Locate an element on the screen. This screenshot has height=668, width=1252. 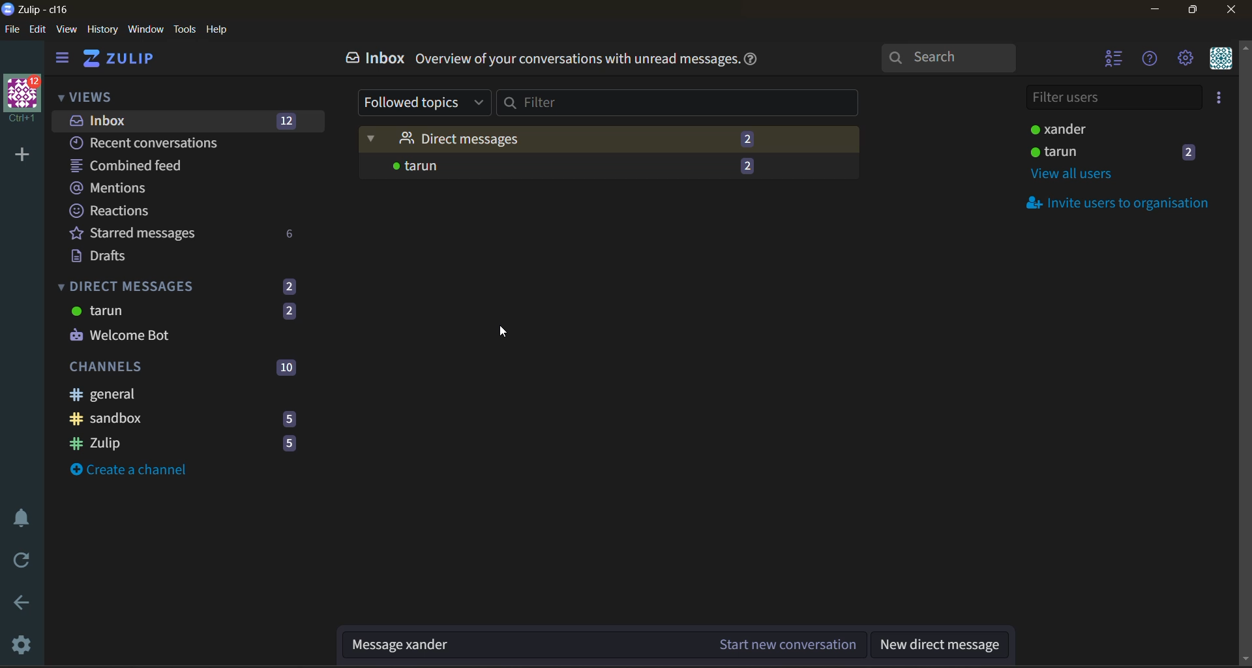
followed topics is located at coordinates (425, 102).